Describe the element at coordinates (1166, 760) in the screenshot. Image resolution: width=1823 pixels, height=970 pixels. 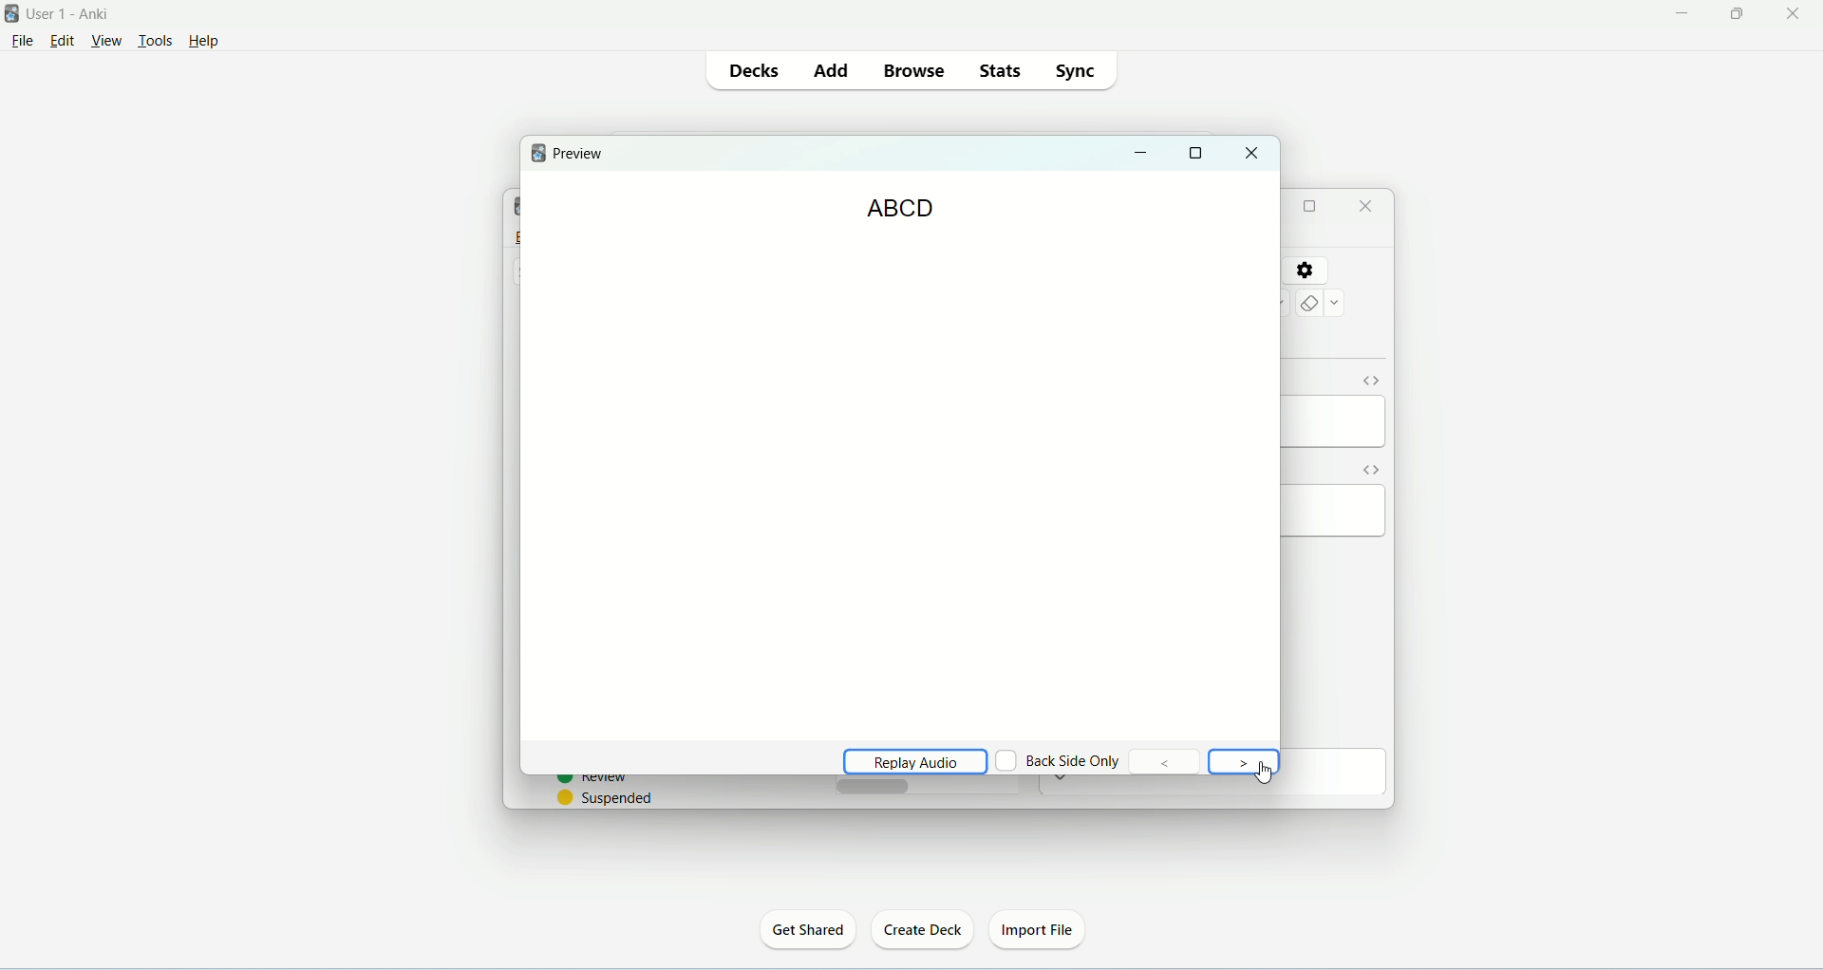
I see `previous` at that location.